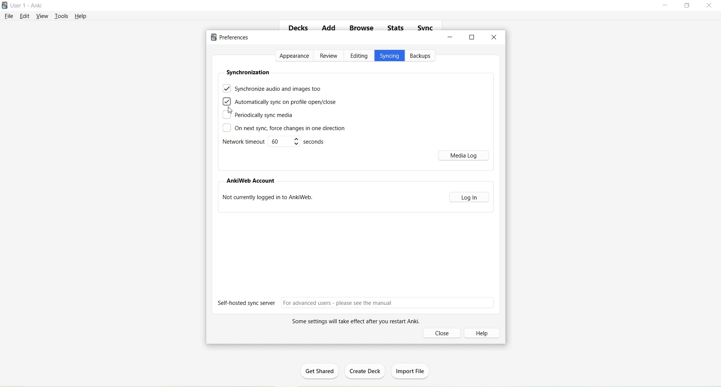 The image size is (721, 387). What do you see at coordinates (299, 29) in the screenshot?
I see `Decks` at bounding box center [299, 29].